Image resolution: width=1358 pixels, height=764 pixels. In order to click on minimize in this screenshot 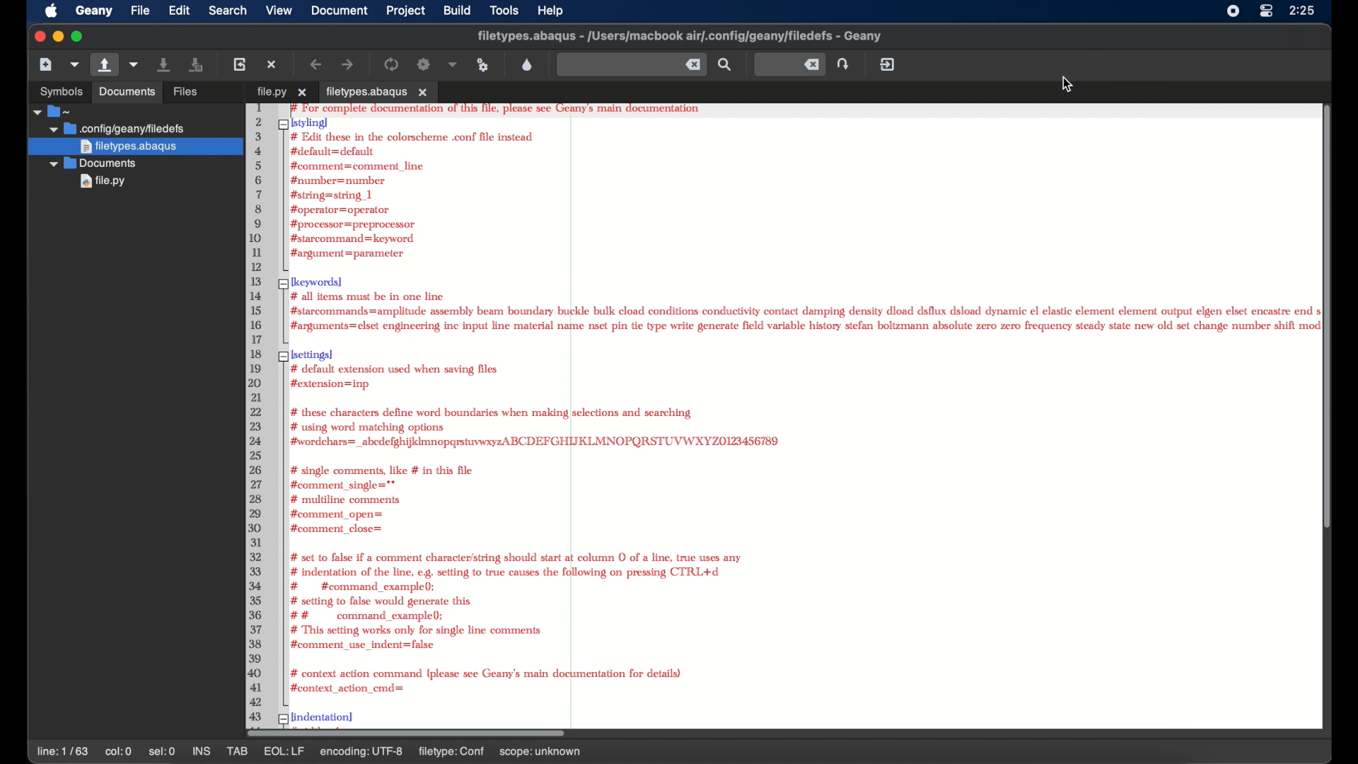, I will do `click(57, 37)`.